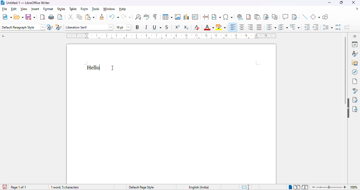  What do you see at coordinates (186, 17) in the screenshot?
I see `insert chart` at bounding box center [186, 17].